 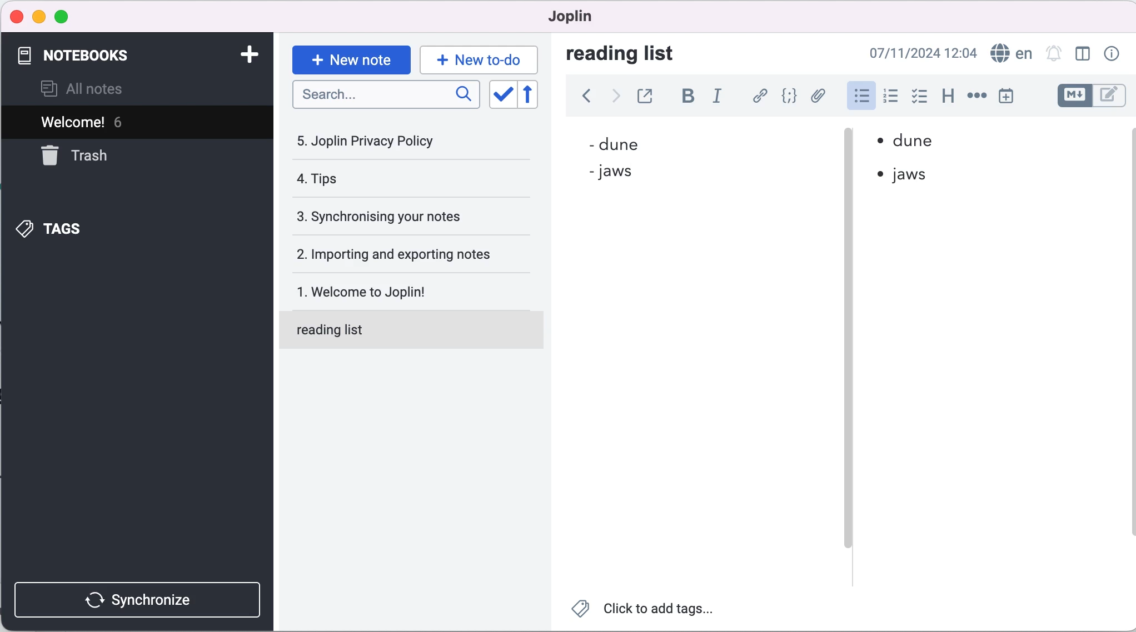 What do you see at coordinates (99, 88) in the screenshot?
I see `all notes` at bounding box center [99, 88].